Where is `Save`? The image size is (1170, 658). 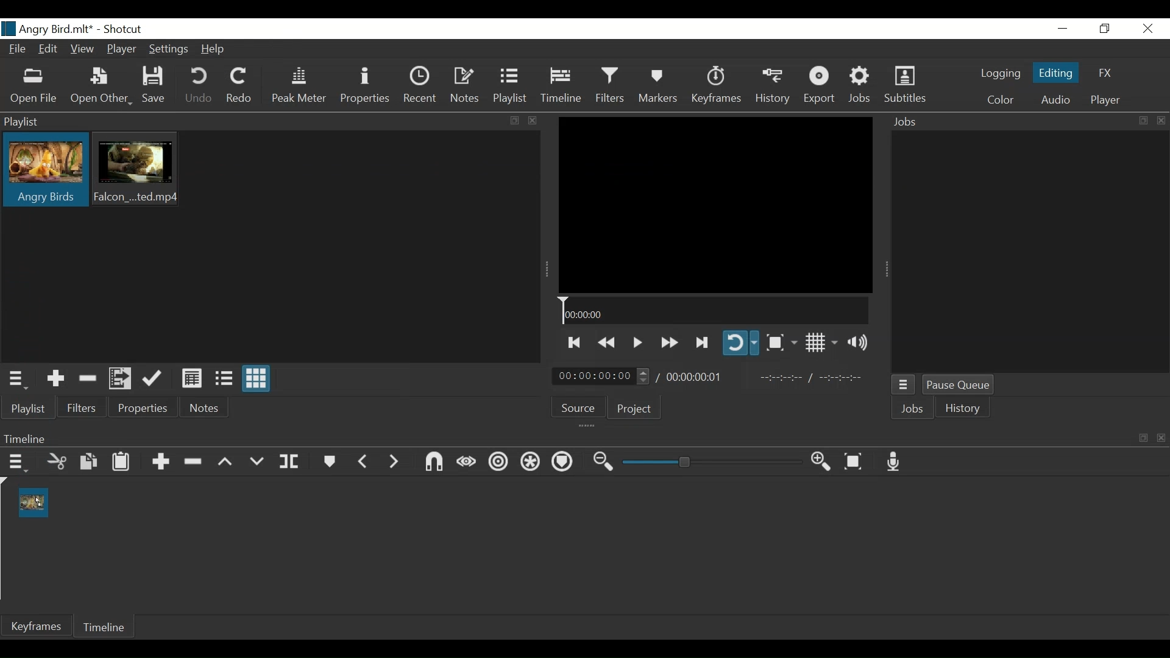 Save is located at coordinates (158, 87).